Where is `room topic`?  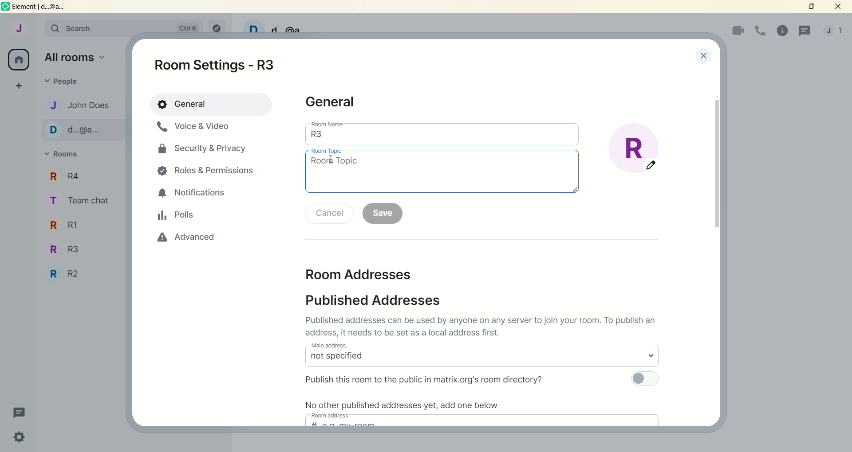
room topic is located at coordinates (326, 152).